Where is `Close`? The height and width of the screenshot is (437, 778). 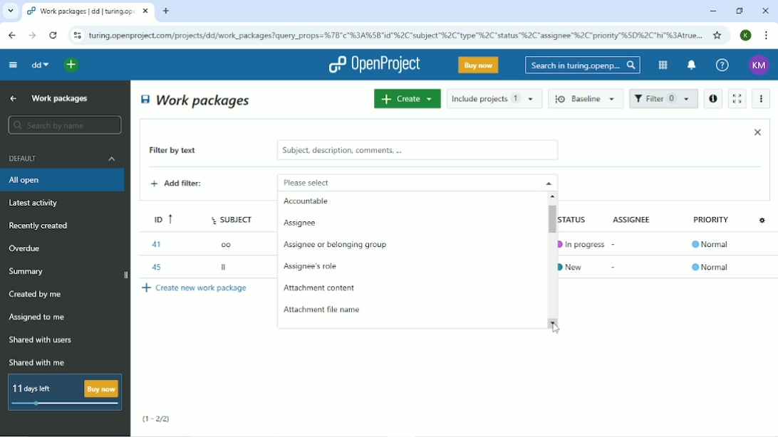 Close is located at coordinates (765, 11).